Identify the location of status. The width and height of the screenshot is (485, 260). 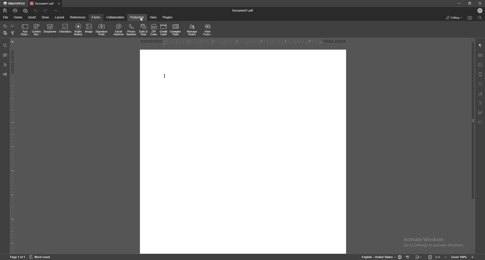
(454, 18).